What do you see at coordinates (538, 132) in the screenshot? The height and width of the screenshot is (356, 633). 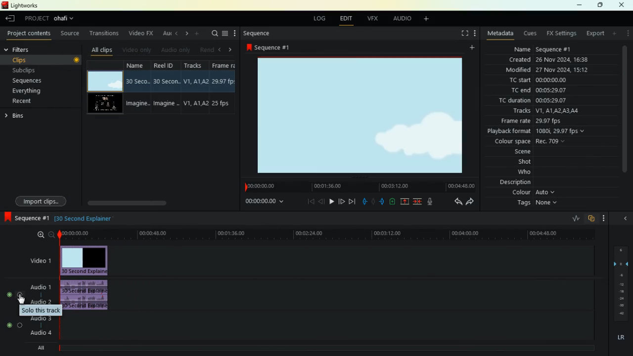 I see `playback format` at bounding box center [538, 132].